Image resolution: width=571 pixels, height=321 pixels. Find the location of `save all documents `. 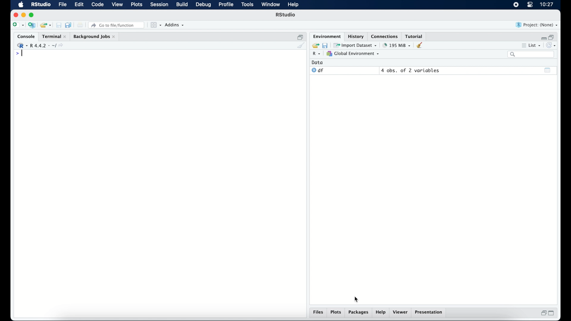

save all documents  is located at coordinates (69, 25).